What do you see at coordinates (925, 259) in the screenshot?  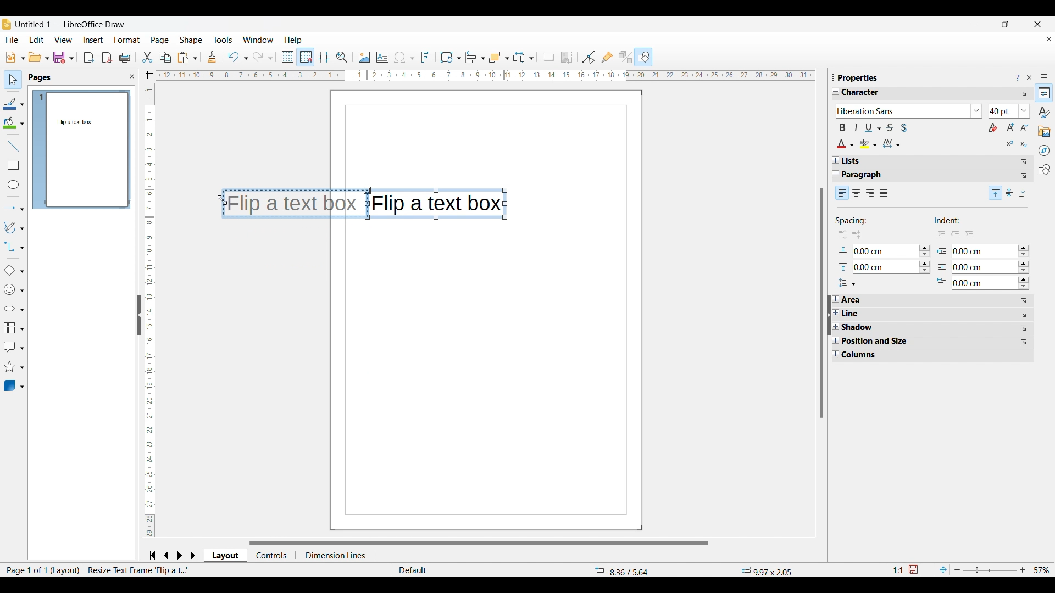 I see `Change respective spacing attribute` at bounding box center [925, 259].